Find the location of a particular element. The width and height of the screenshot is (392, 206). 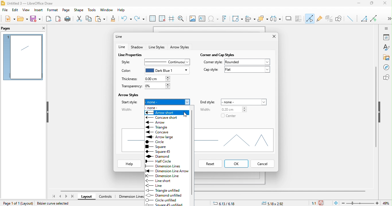

clone formatting is located at coordinates (115, 19).